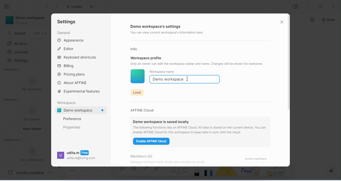 This screenshot has width=341, height=181. Describe the element at coordinates (71, 40) in the screenshot. I see `appearance` at that location.